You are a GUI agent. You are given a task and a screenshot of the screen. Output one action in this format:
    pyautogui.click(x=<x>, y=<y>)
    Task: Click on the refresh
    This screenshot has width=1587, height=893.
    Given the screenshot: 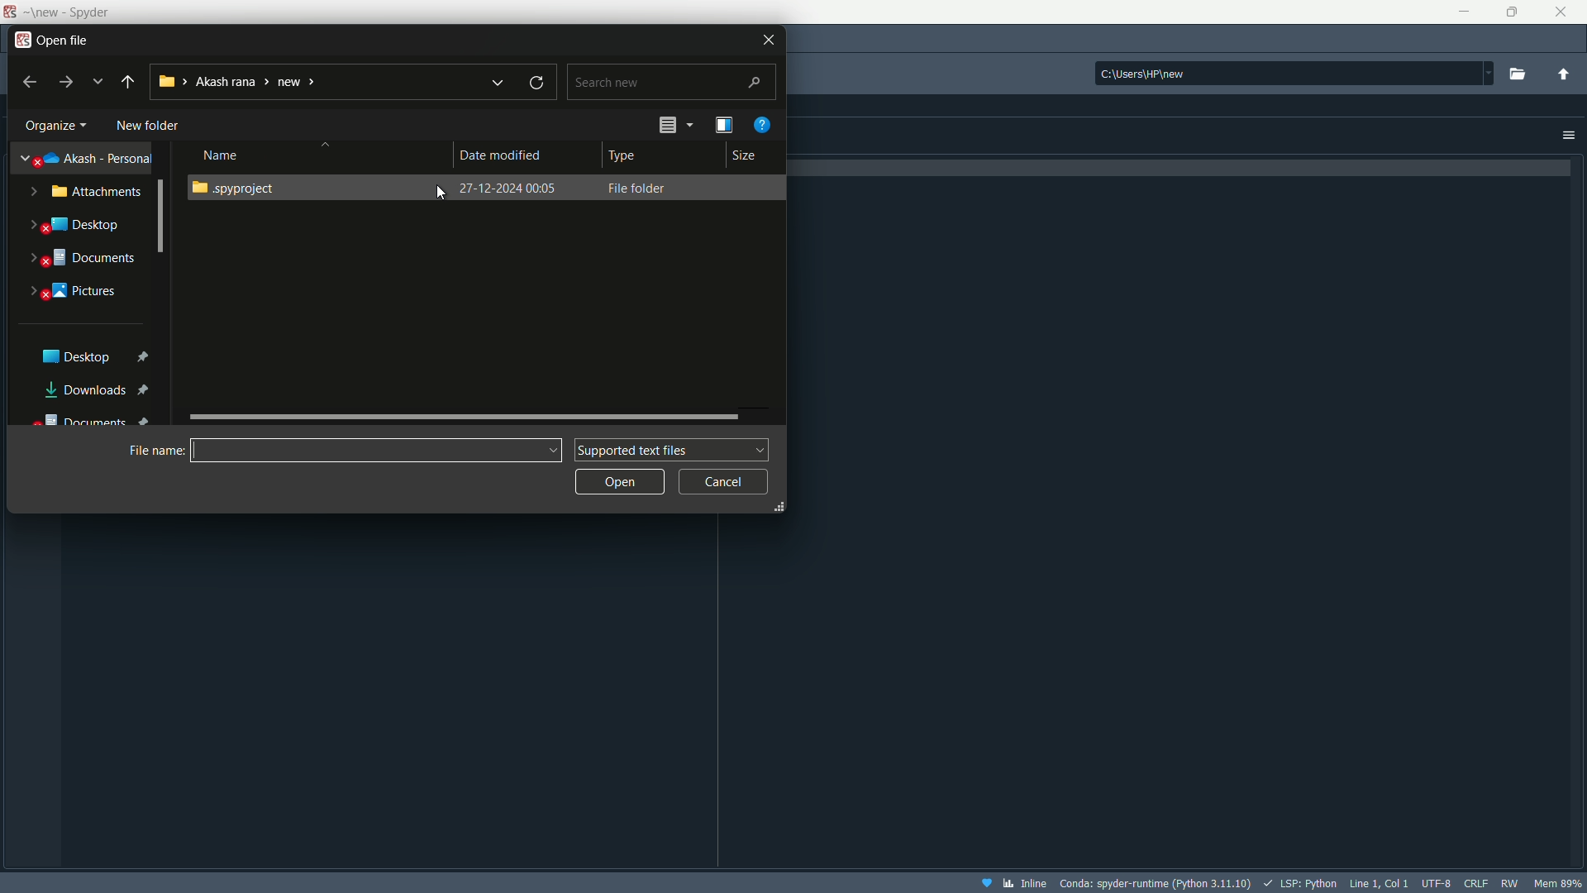 What is the action you would take?
    pyautogui.click(x=541, y=84)
    